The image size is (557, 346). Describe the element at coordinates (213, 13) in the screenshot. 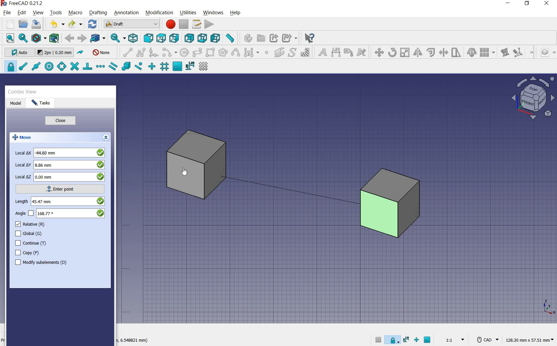

I see `windows` at that location.